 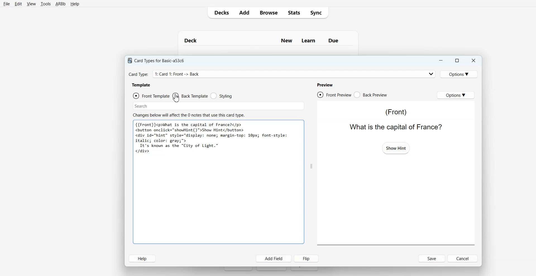 What do you see at coordinates (222, 96) in the screenshot?
I see `Styling` at bounding box center [222, 96].